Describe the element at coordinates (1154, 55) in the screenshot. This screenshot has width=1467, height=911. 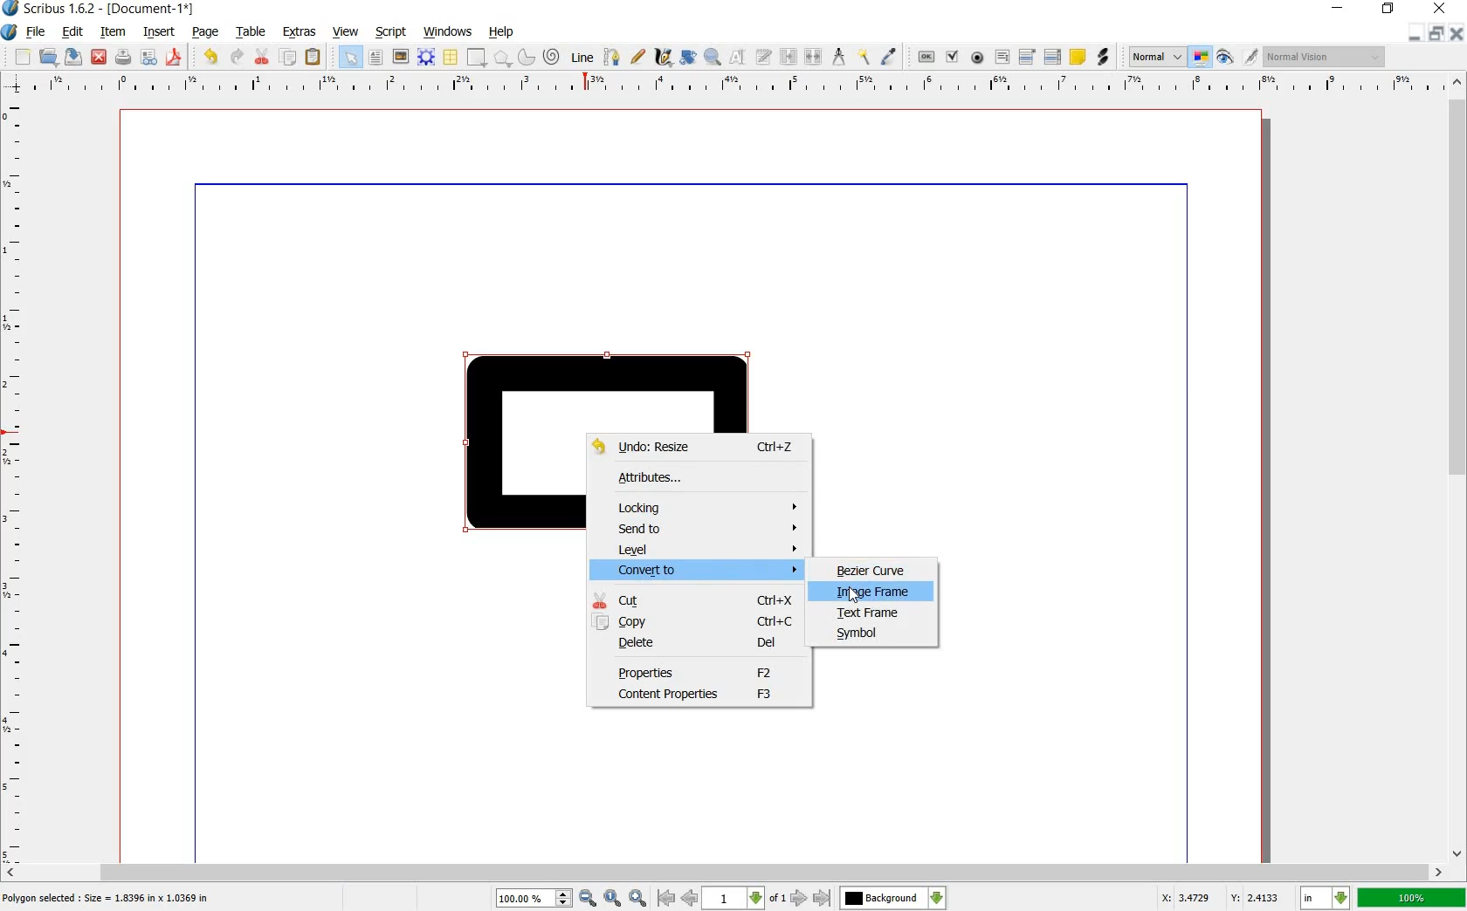
I see `select the image preview quality` at that location.